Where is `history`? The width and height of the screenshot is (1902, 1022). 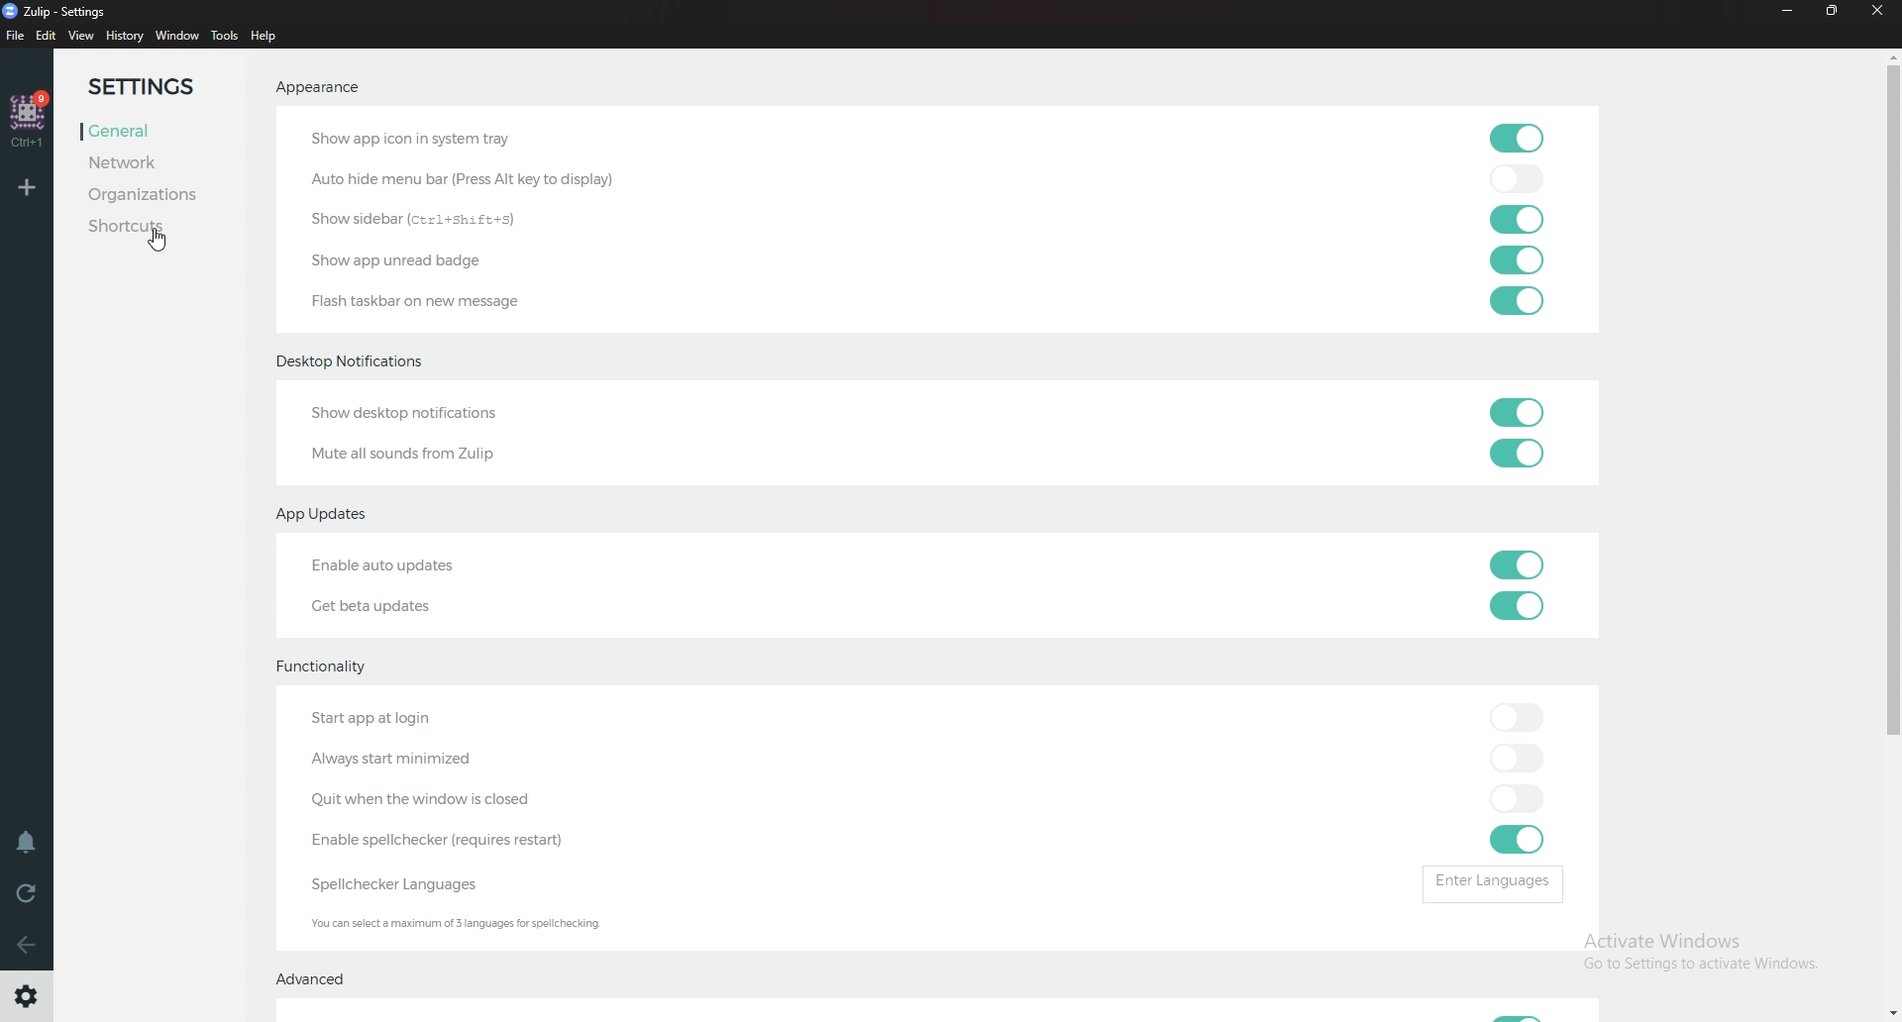 history is located at coordinates (124, 36).